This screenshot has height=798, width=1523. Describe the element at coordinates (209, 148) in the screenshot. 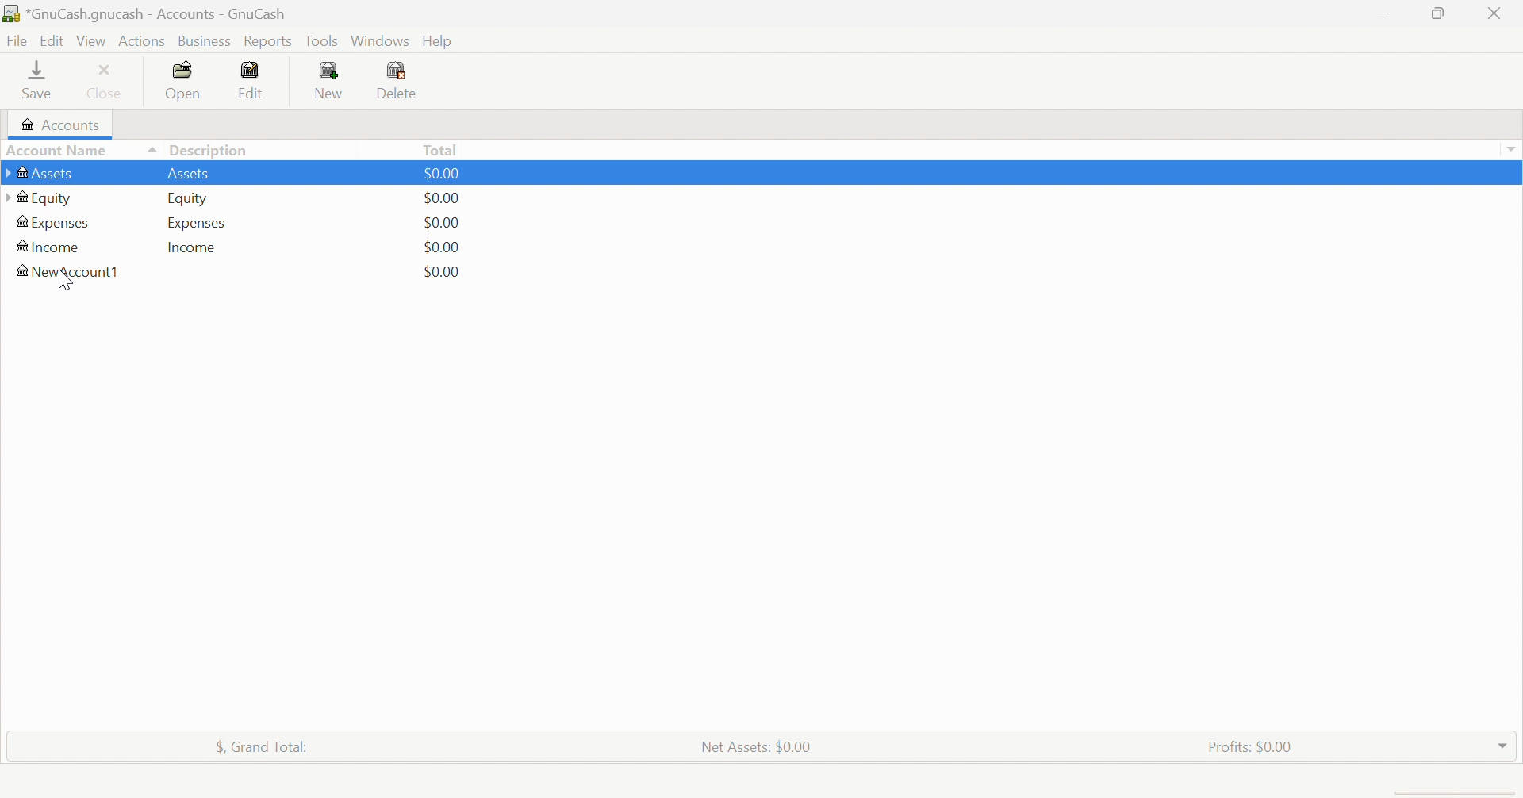

I see `Description` at that location.